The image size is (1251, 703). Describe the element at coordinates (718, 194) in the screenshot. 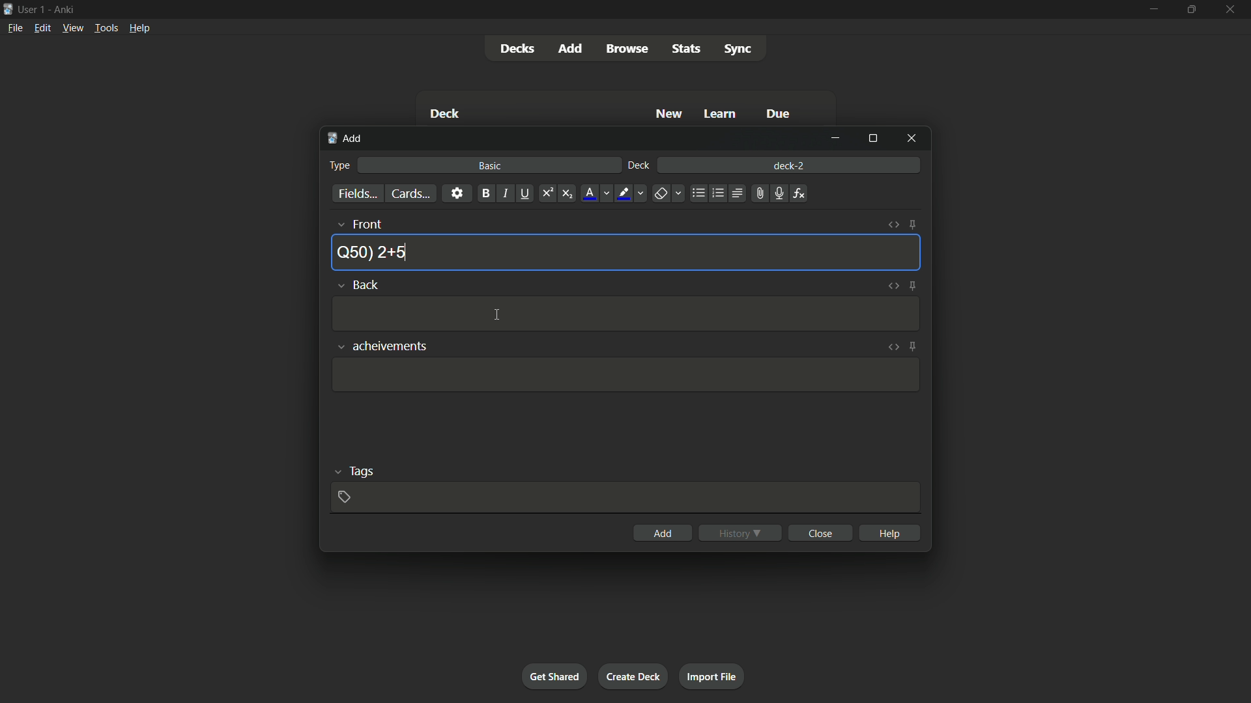

I see `ordered list` at that location.